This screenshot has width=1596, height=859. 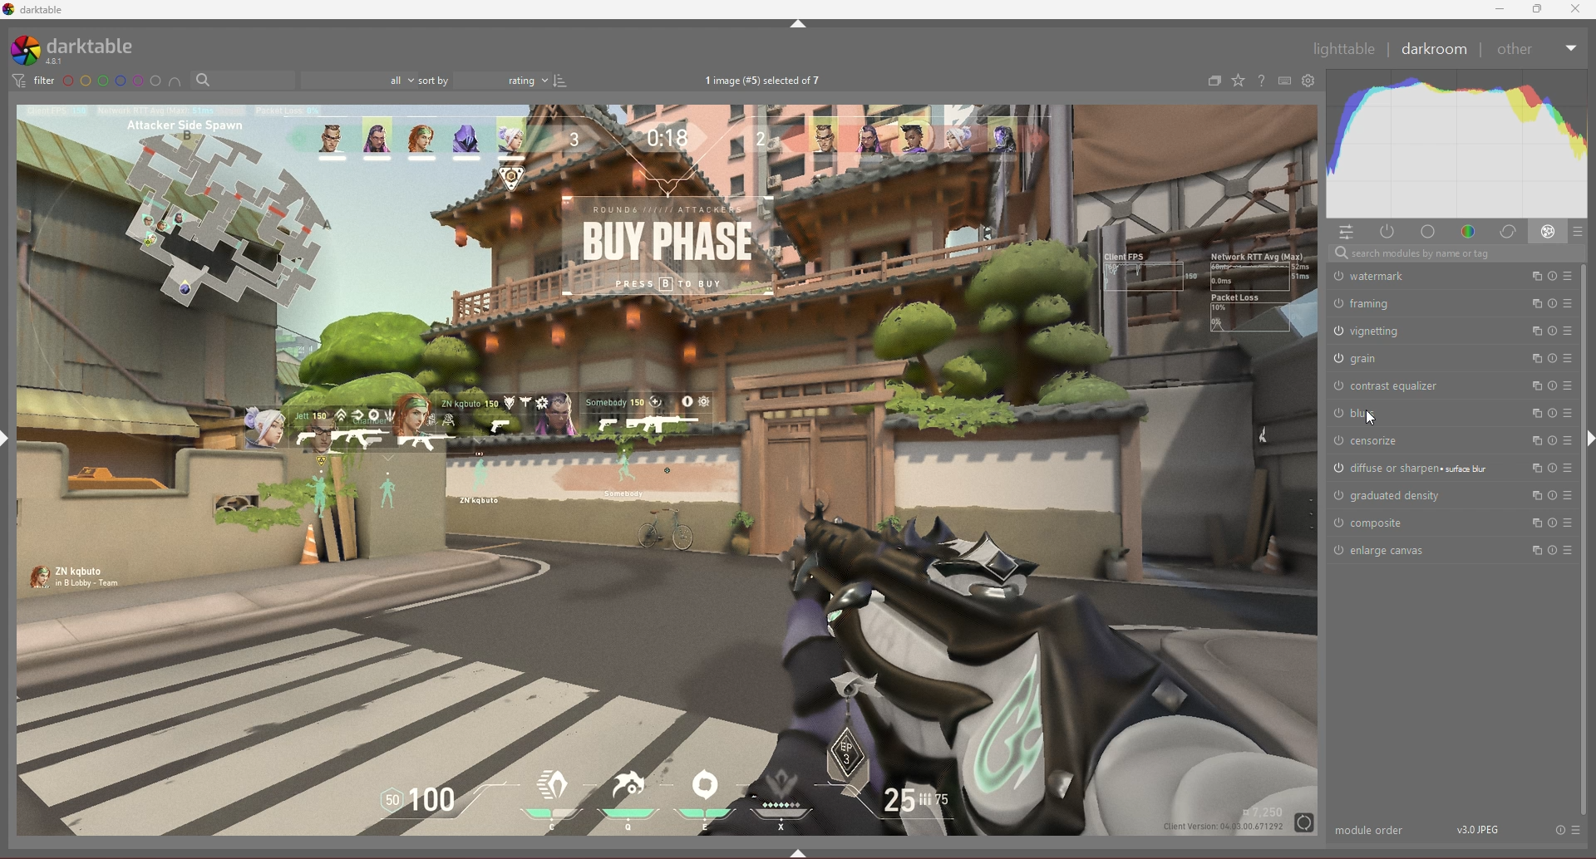 I want to click on effect, so click(x=1549, y=231).